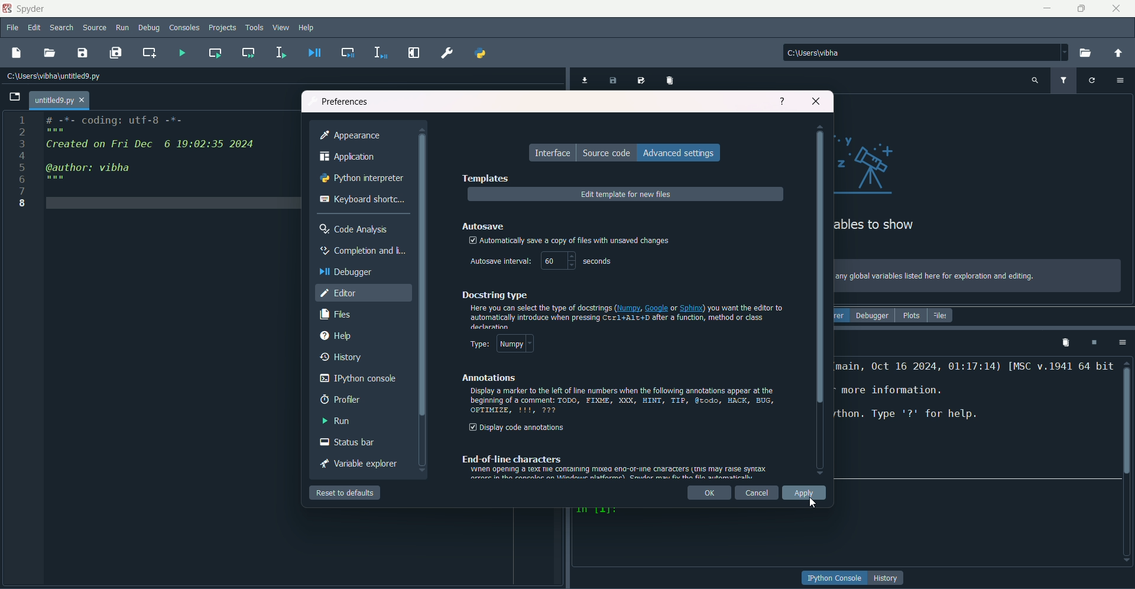 The height and width of the screenshot is (589, 1135). I want to click on , so click(223, 29).